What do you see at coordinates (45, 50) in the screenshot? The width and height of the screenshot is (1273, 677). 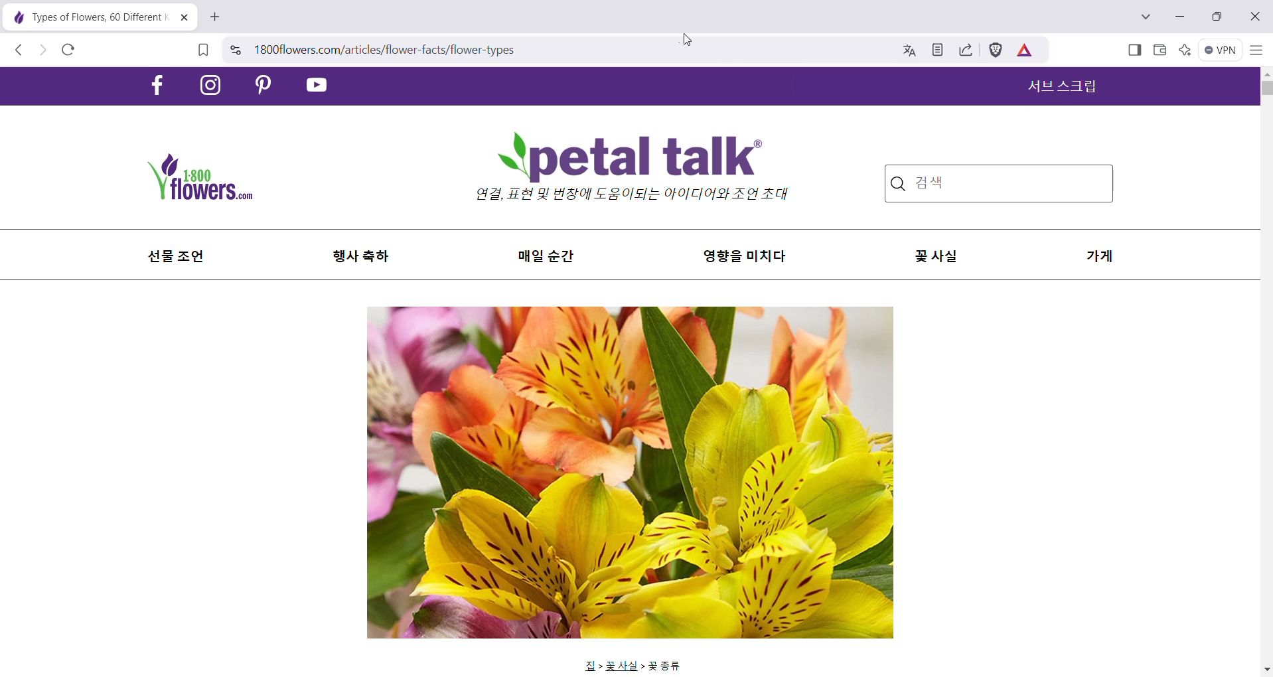 I see `Click to go forward, hold to see history` at bounding box center [45, 50].